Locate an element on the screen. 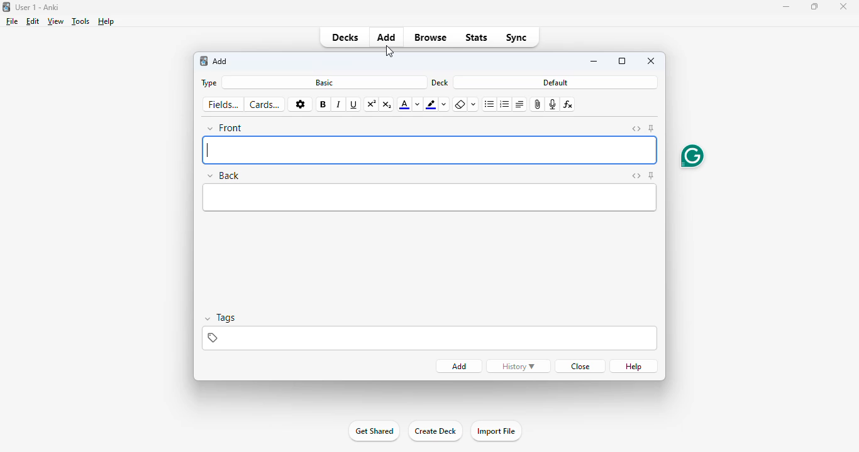 The image size is (859, 452). toggle sticky is located at coordinates (651, 129).